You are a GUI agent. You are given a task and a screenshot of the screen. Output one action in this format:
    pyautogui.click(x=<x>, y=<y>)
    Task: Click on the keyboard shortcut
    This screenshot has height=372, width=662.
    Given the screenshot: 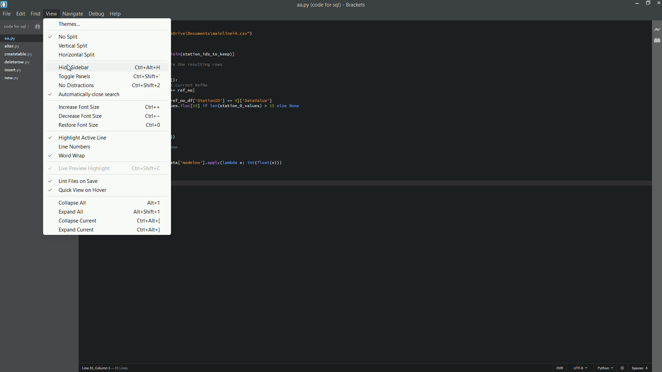 What is the action you would take?
    pyautogui.click(x=153, y=107)
    